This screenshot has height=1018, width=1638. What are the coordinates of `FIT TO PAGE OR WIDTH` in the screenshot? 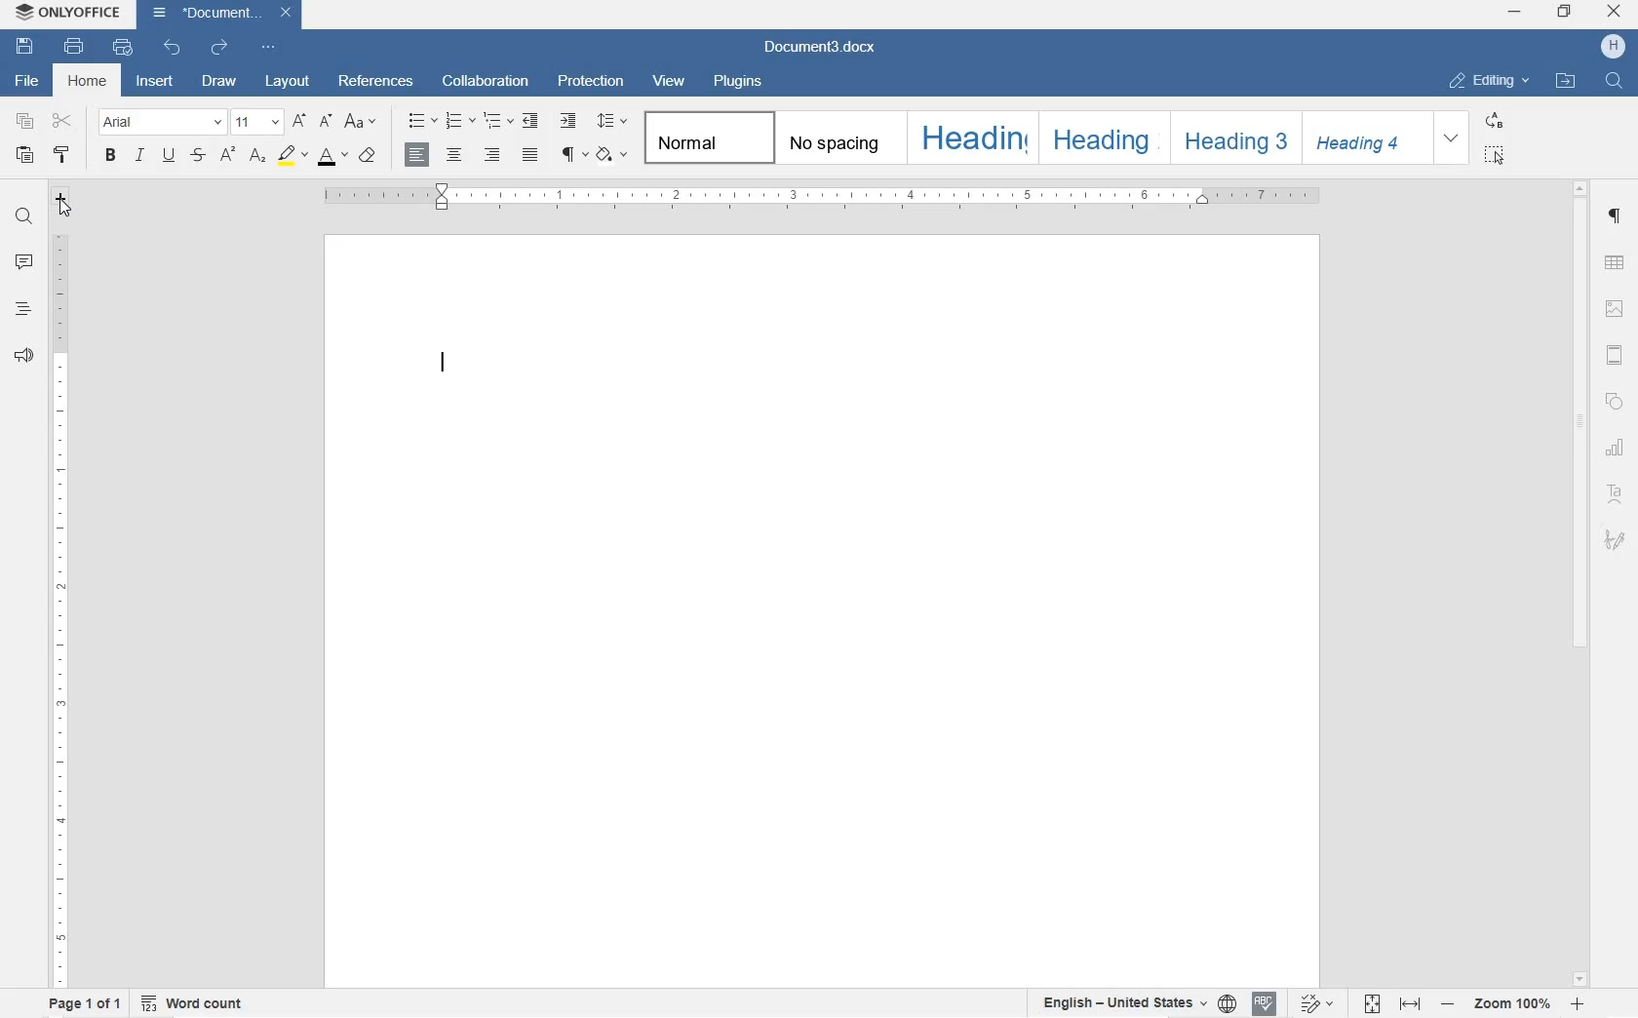 It's located at (1386, 1005).